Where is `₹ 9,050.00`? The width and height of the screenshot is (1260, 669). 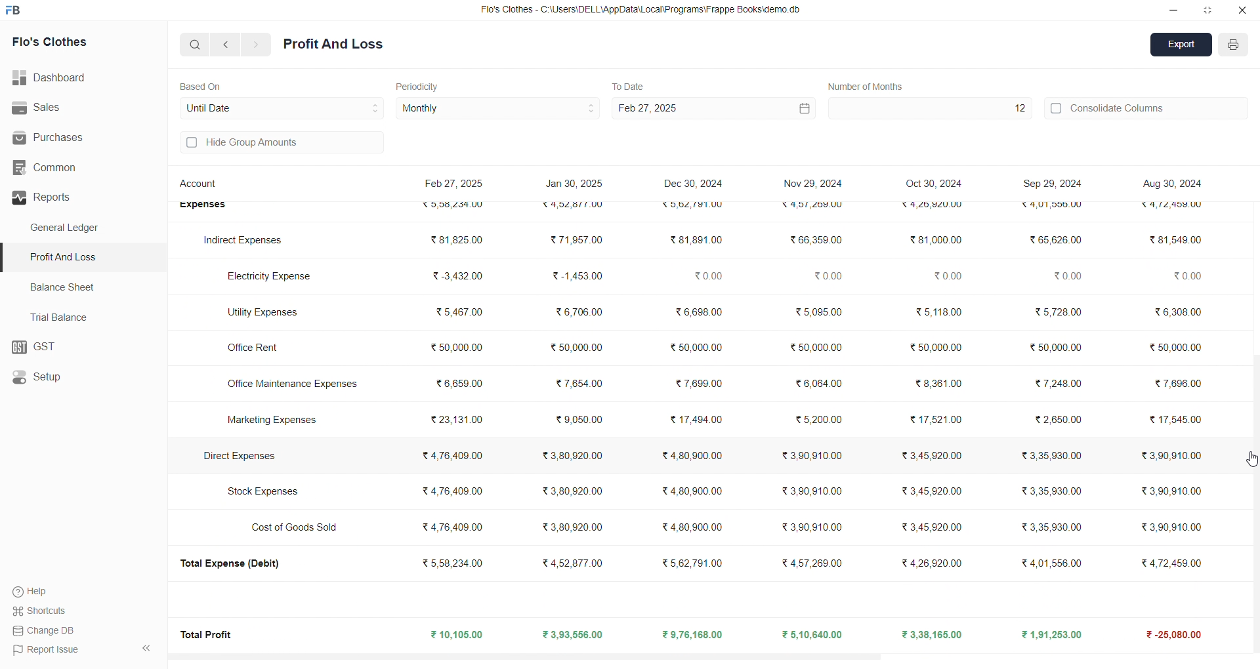
₹ 9,050.00 is located at coordinates (571, 420).